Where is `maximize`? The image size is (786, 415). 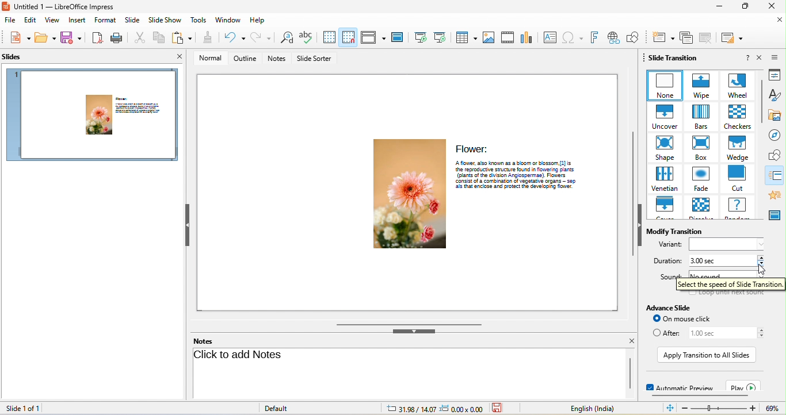
maximize is located at coordinates (744, 7).